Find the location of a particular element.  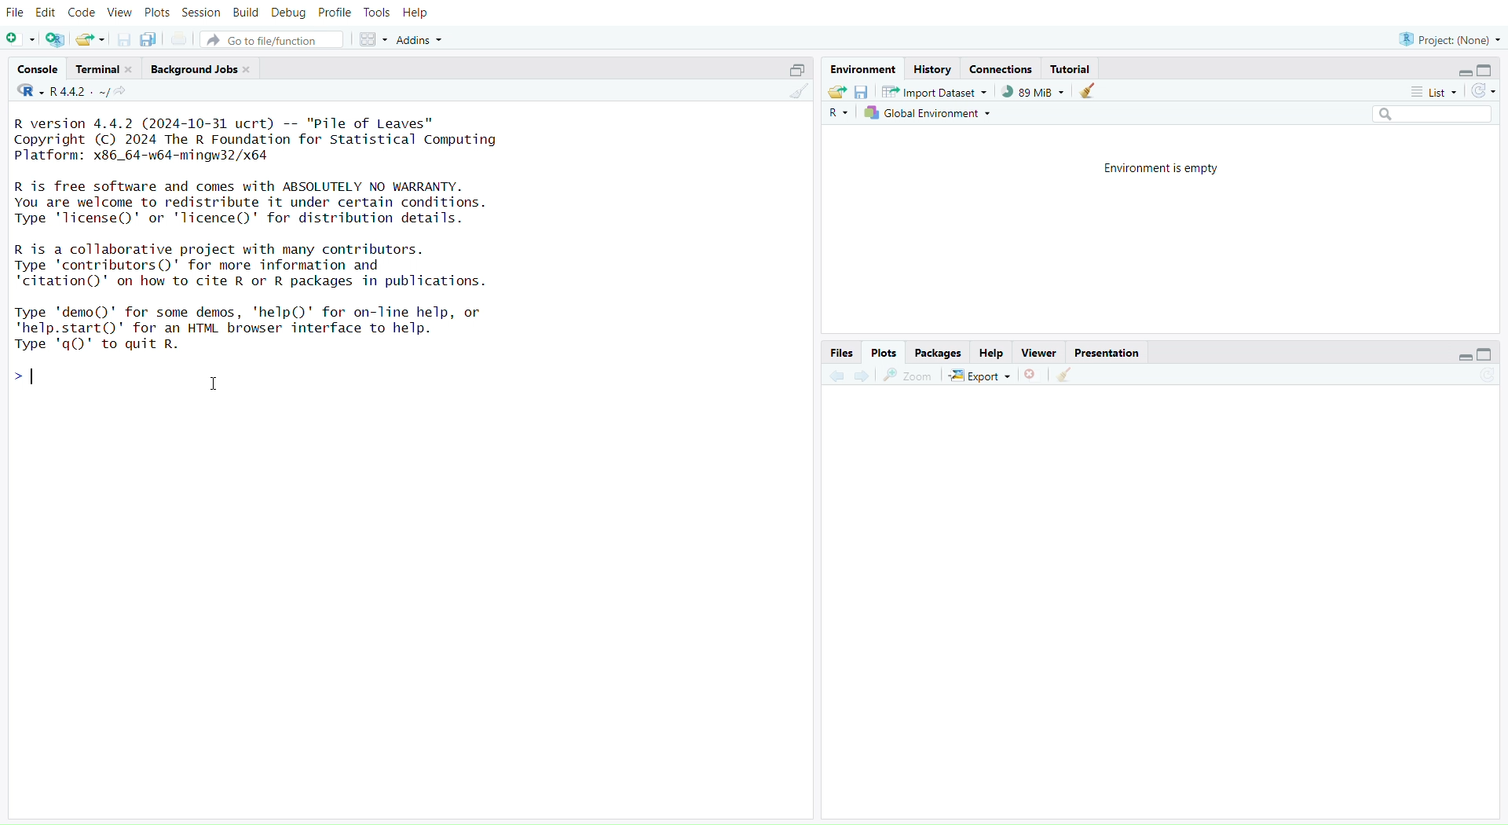

Help is located at coordinates (990, 351).